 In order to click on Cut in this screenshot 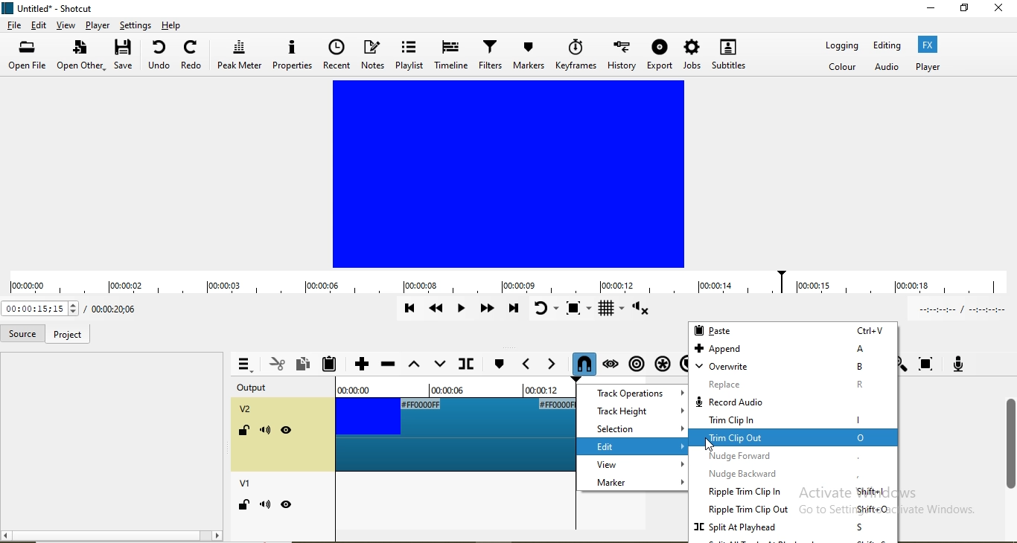, I will do `click(276, 364)`.